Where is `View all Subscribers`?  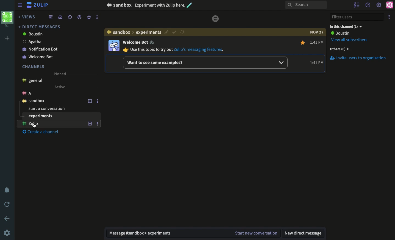
View all Subscribers is located at coordinates (351, 40).